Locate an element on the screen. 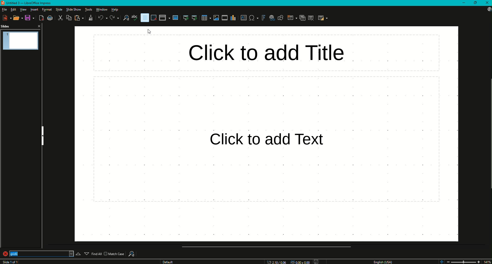  Window is located at coordinates (101, 9).